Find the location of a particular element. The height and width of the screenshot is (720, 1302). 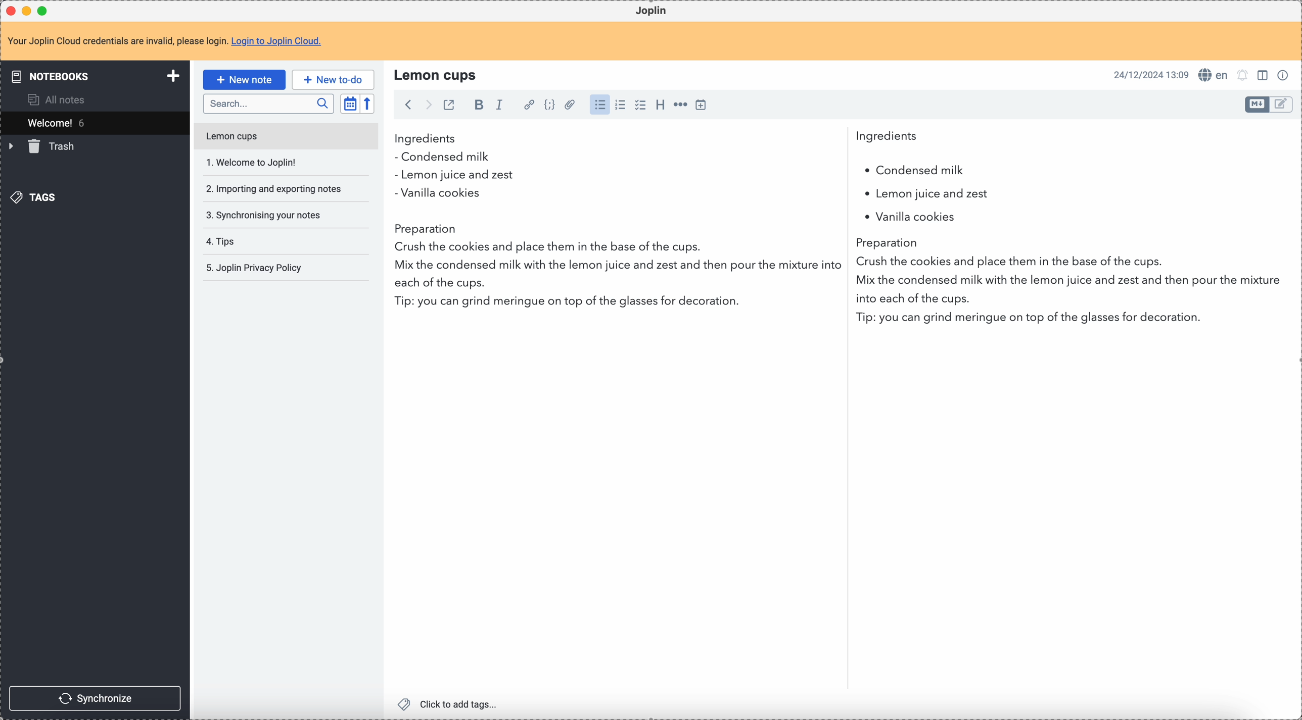

preparation is located at coordinates (841, 277).